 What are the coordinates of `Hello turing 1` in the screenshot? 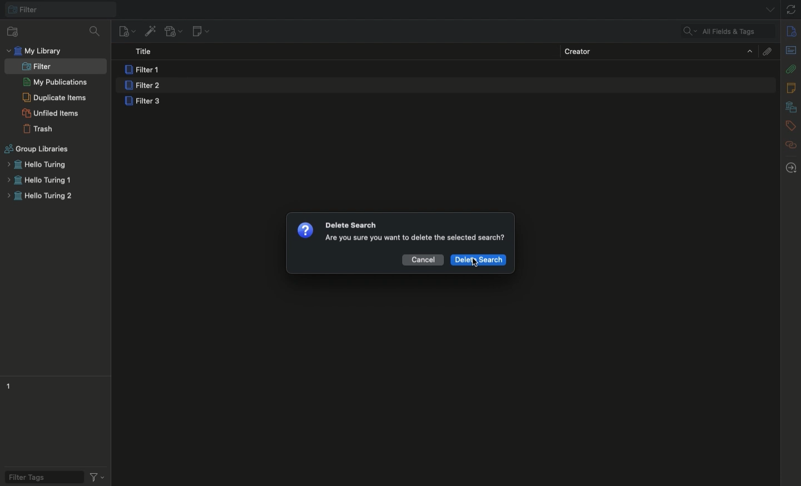 It's located at (39, 181).